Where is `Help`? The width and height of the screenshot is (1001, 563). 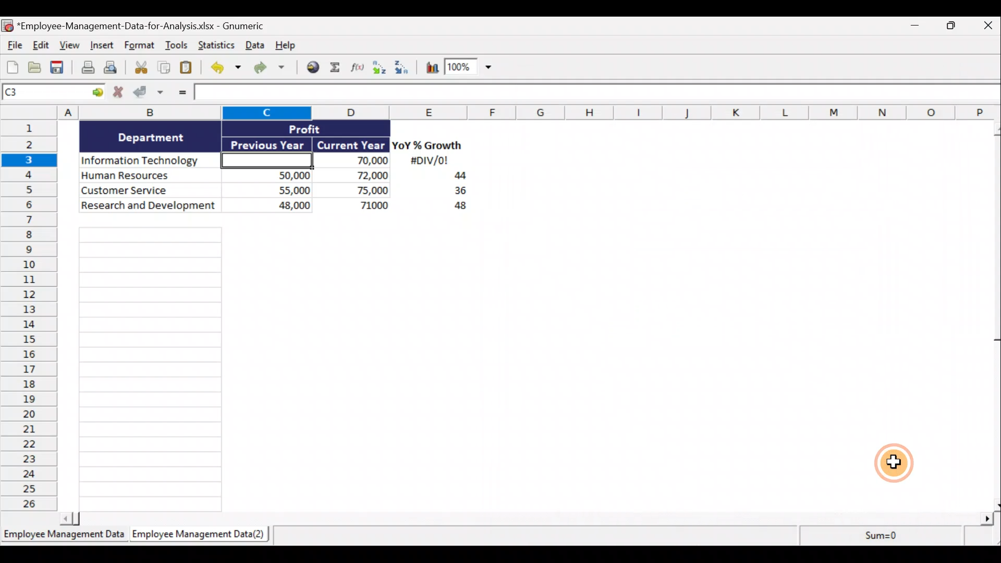
Help is located at coordinates (289, 44).